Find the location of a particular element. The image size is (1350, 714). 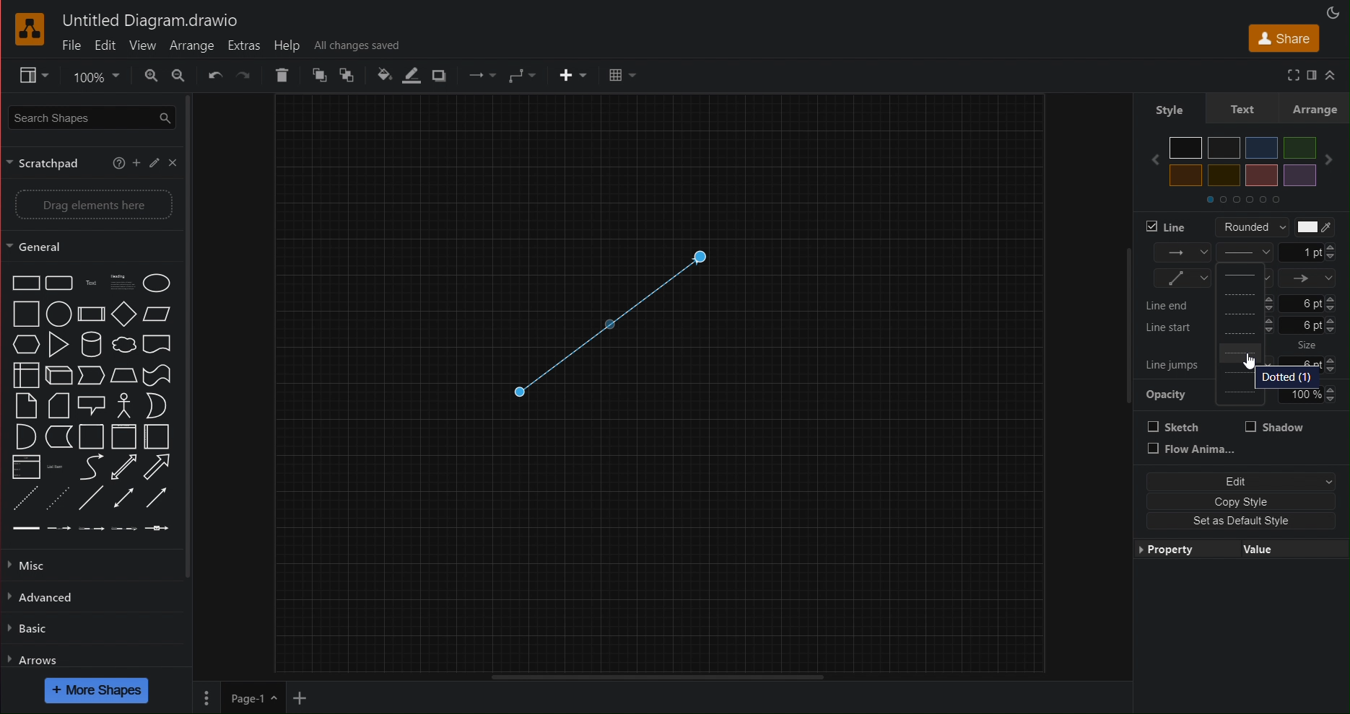

More Shapes is located at coordinates (97, 690).